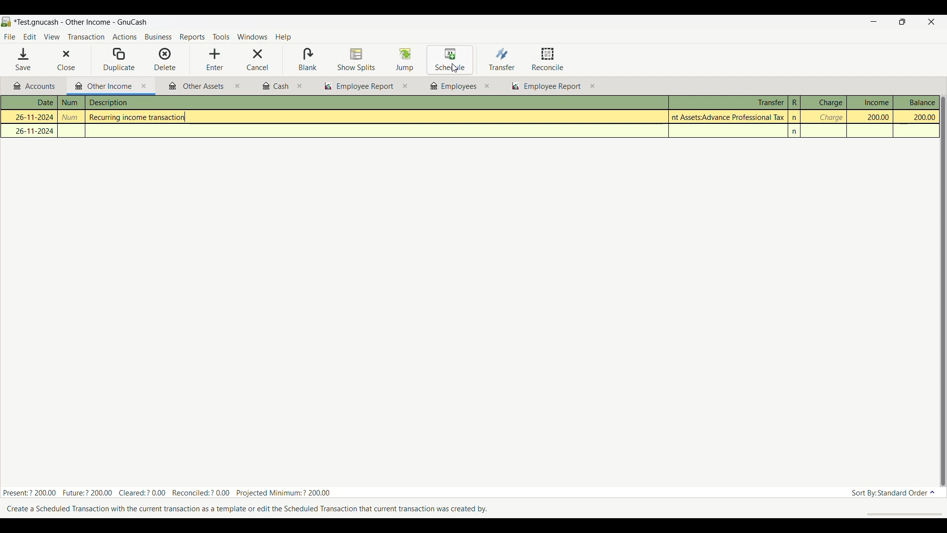 The height and width of the screenshot is (533, 947). Describe the element at coordinates (251, 509) in the screenshot. I see `Create a Scheduled Transaction with the current transaction as a template or edit the Scheduled Transaction that current transaction was created by.` at that location.